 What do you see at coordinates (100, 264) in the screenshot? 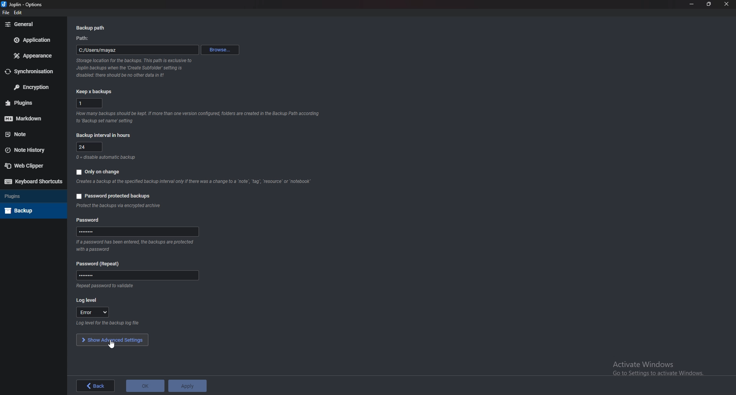
I see `Password (repeat)` at bounding box center [100, 264].